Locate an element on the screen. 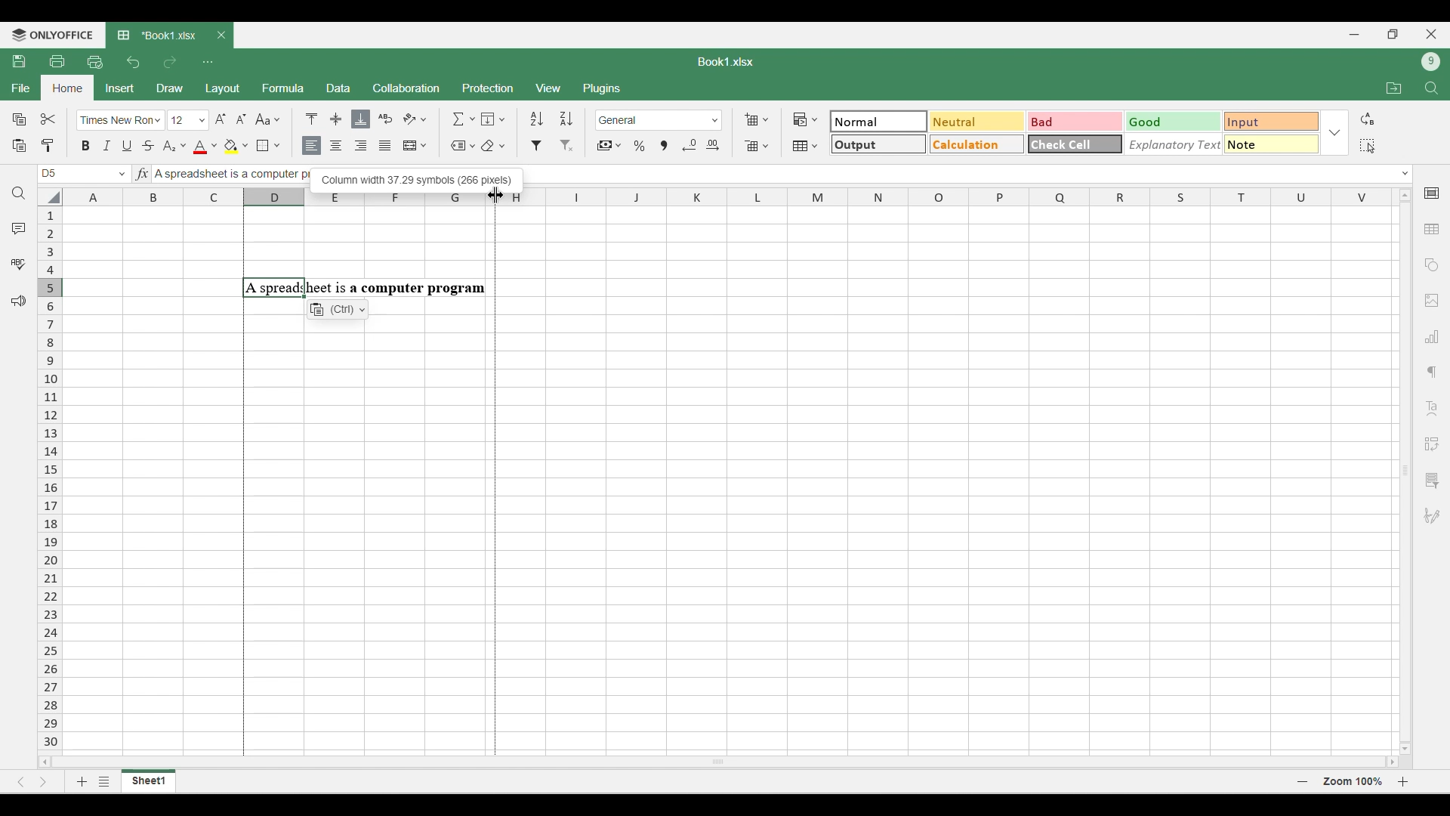 The image size is (1450, 816). Text color is located at coordinates (205, 147).